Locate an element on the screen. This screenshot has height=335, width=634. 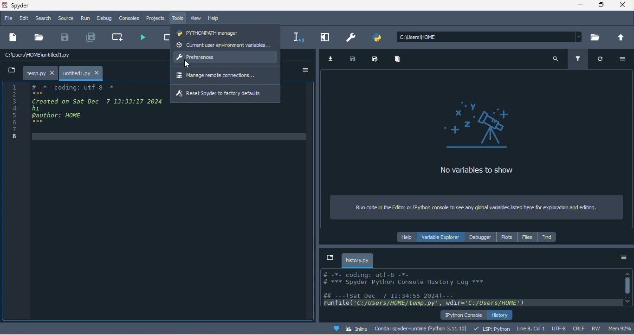
save as is located at coordinates (378, 59).